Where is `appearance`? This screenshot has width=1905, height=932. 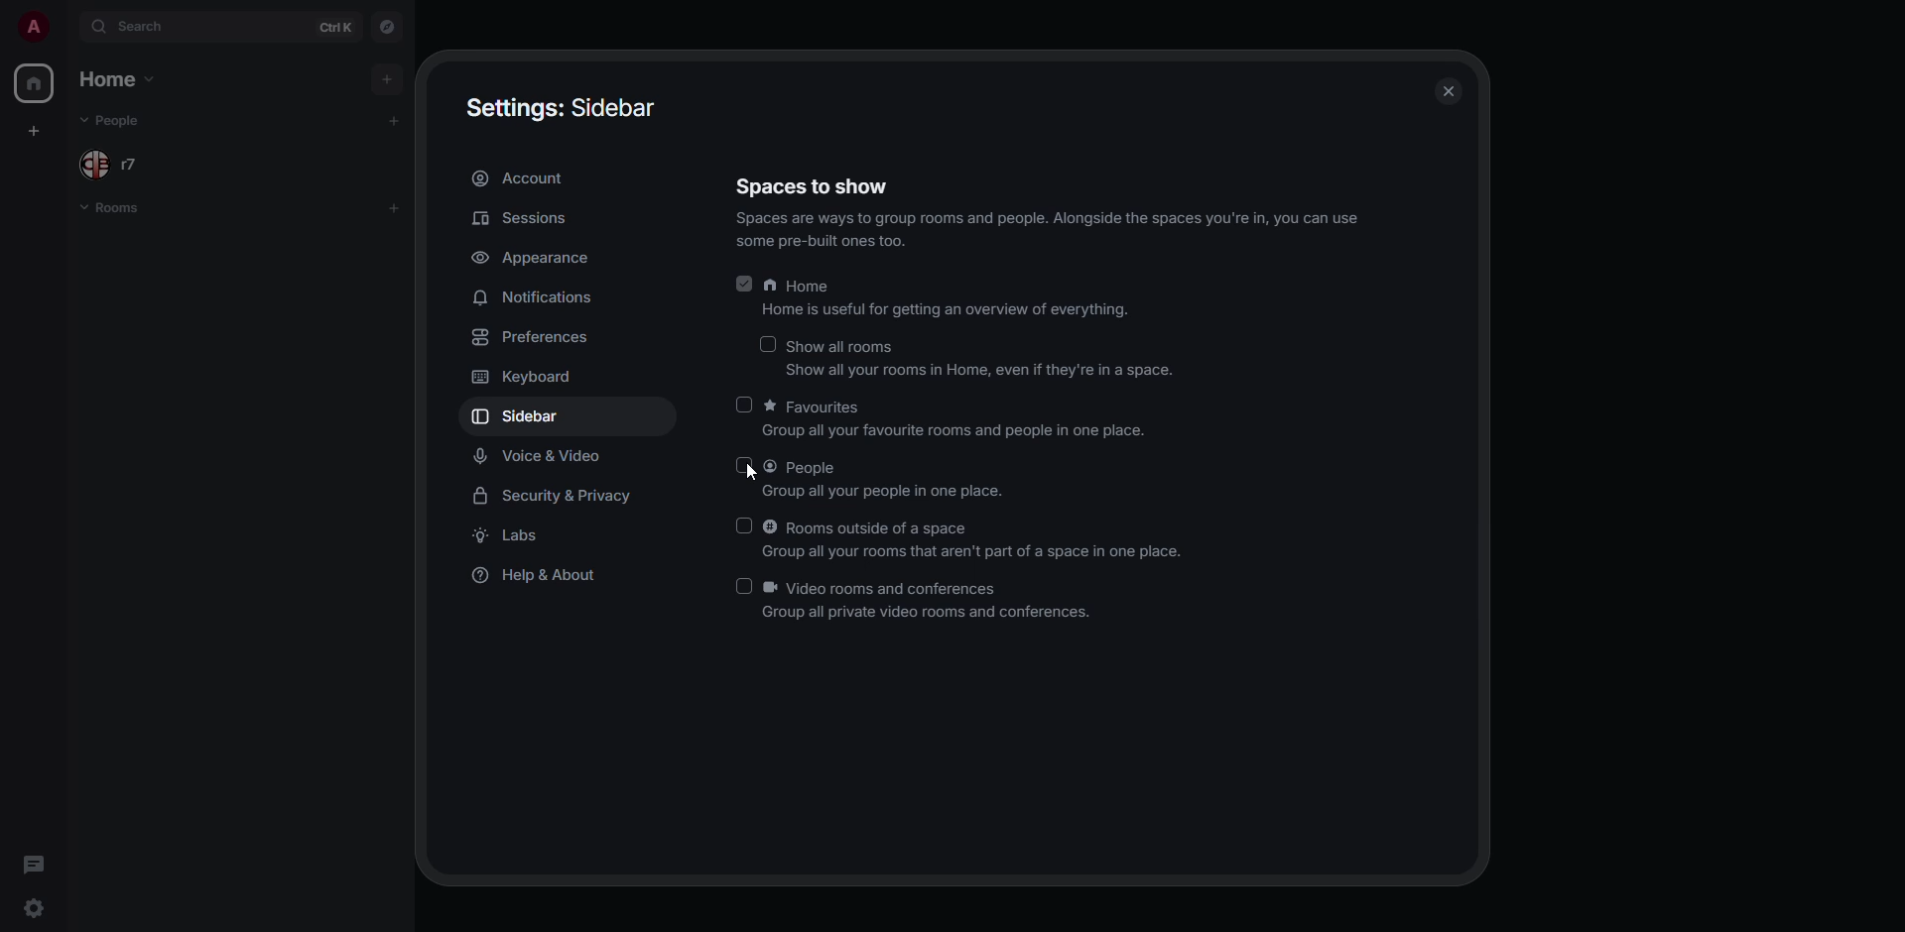
appearance is located at coordinates (551, 259).